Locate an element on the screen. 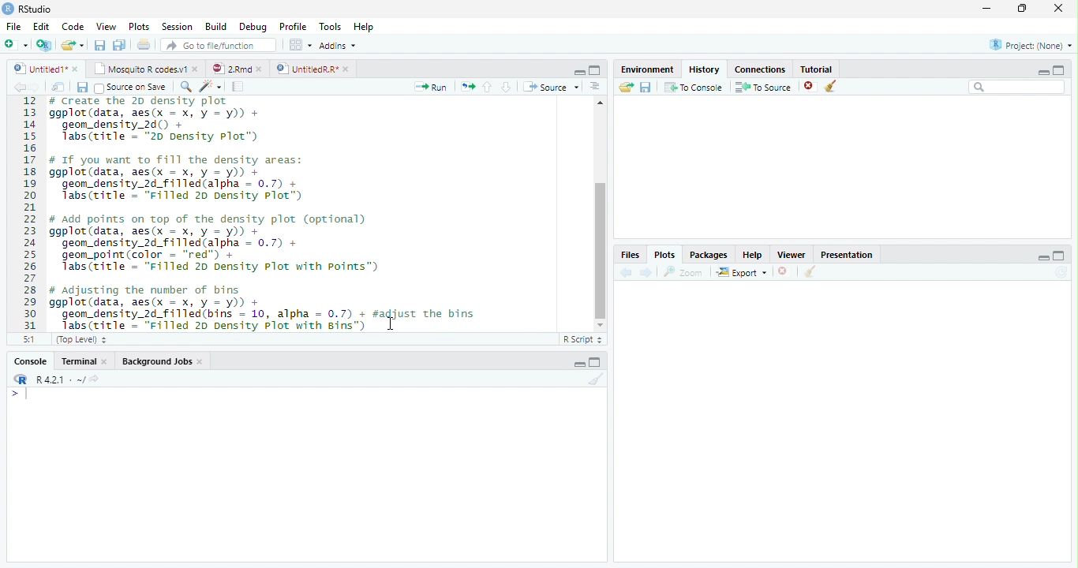 This screenshot has width=1078, height=568. minimize is located at coordinates (1041, 72).